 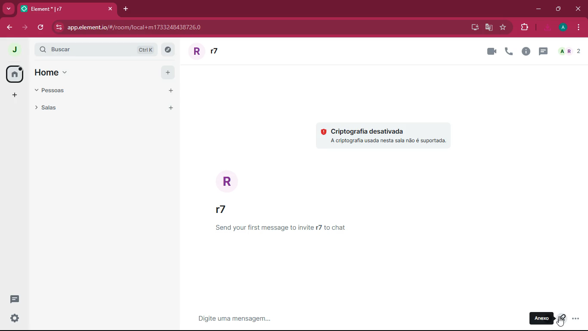 I want to click on desktop, so click(x=473, y=28).